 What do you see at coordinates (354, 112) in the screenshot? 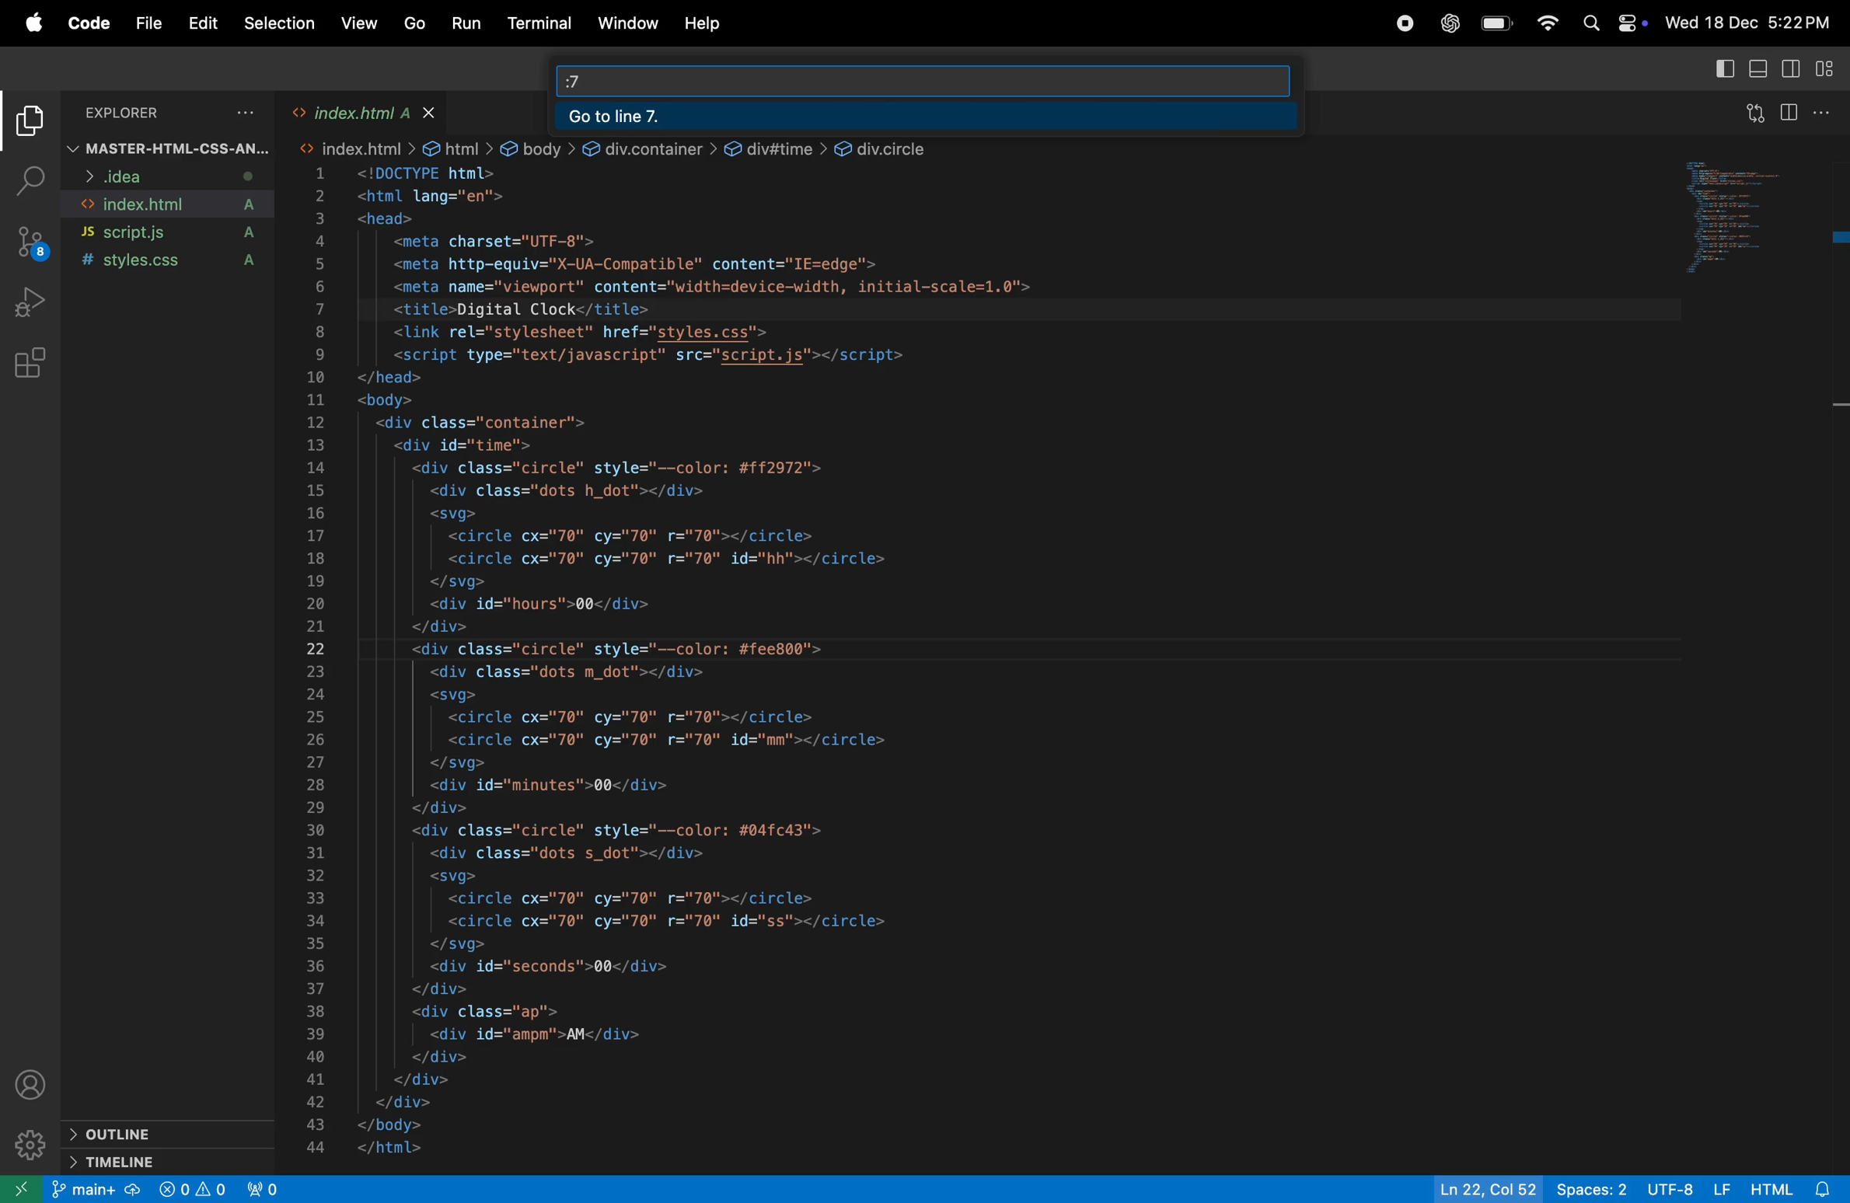
I see `index.html tab` at bounding box center [354, 112].